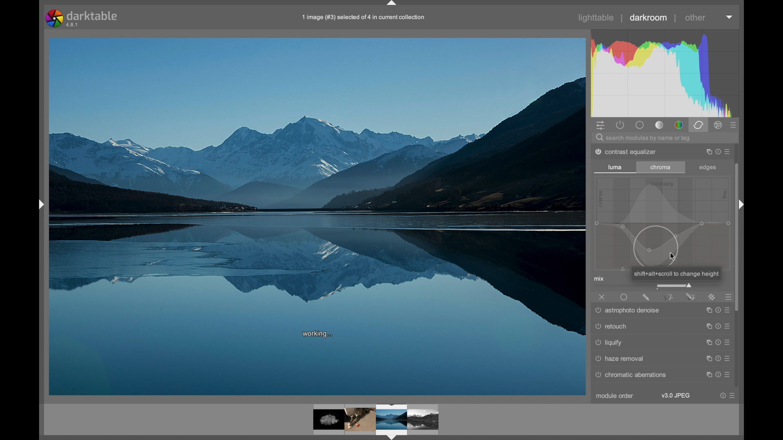 This screenshot has height=440, width=783. I want to click on cursor, so click(672, 259).